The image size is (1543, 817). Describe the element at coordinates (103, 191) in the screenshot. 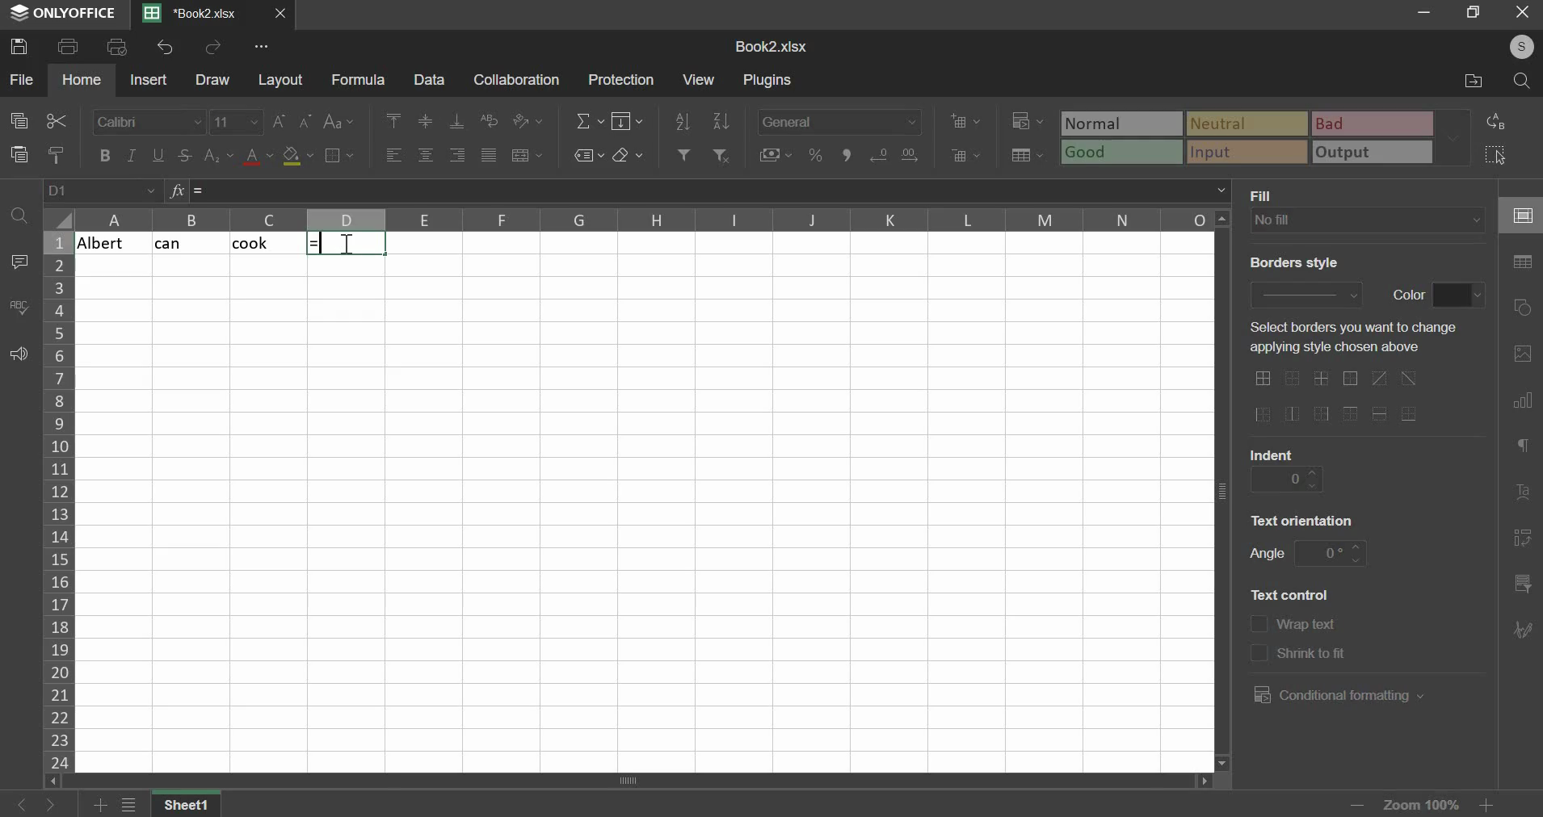

I see `cell name` at that location.